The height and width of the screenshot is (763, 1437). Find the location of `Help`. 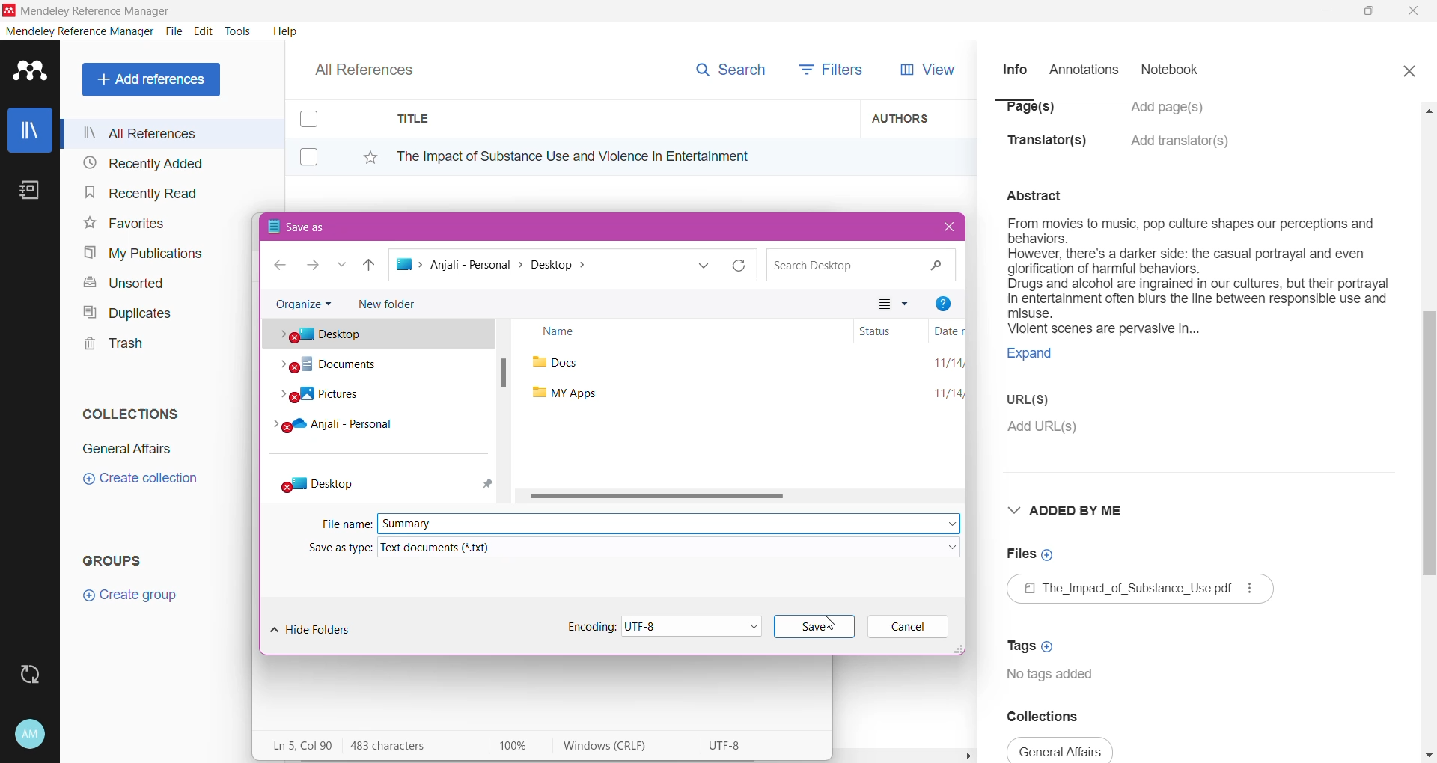

Help is located at coordinates (942, 301).